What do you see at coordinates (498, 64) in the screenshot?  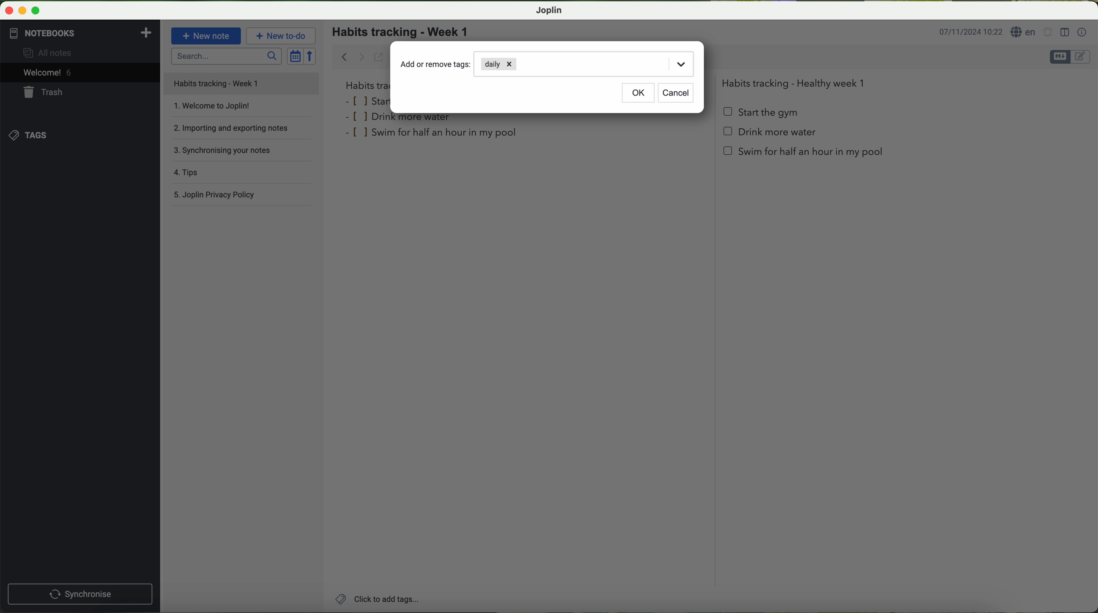 I see `daily tag` at bounding box center [498, 64].